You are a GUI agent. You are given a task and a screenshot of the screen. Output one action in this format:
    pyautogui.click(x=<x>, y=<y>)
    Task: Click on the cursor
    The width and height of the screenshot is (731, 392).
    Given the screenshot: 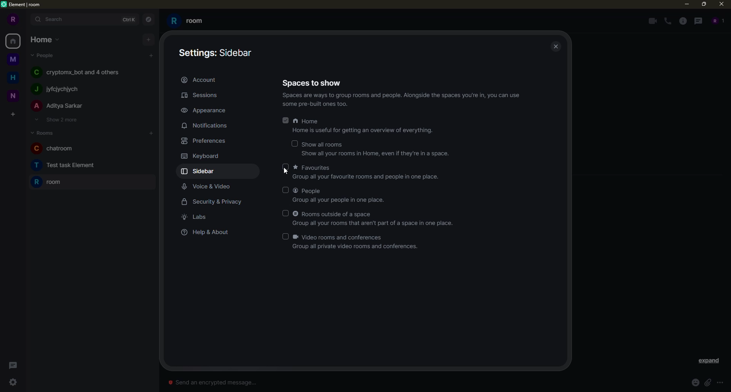 What is the action you would take?
    pyautogui.click(x=280, y=171)
    